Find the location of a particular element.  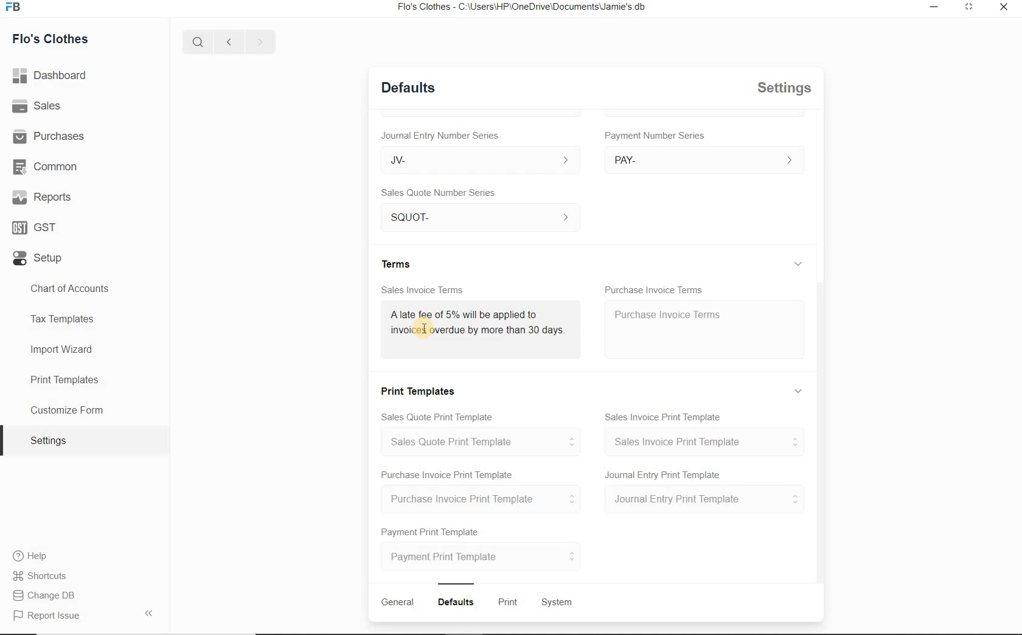

Journal Entry Print Template is located at coordinates (664, 474).